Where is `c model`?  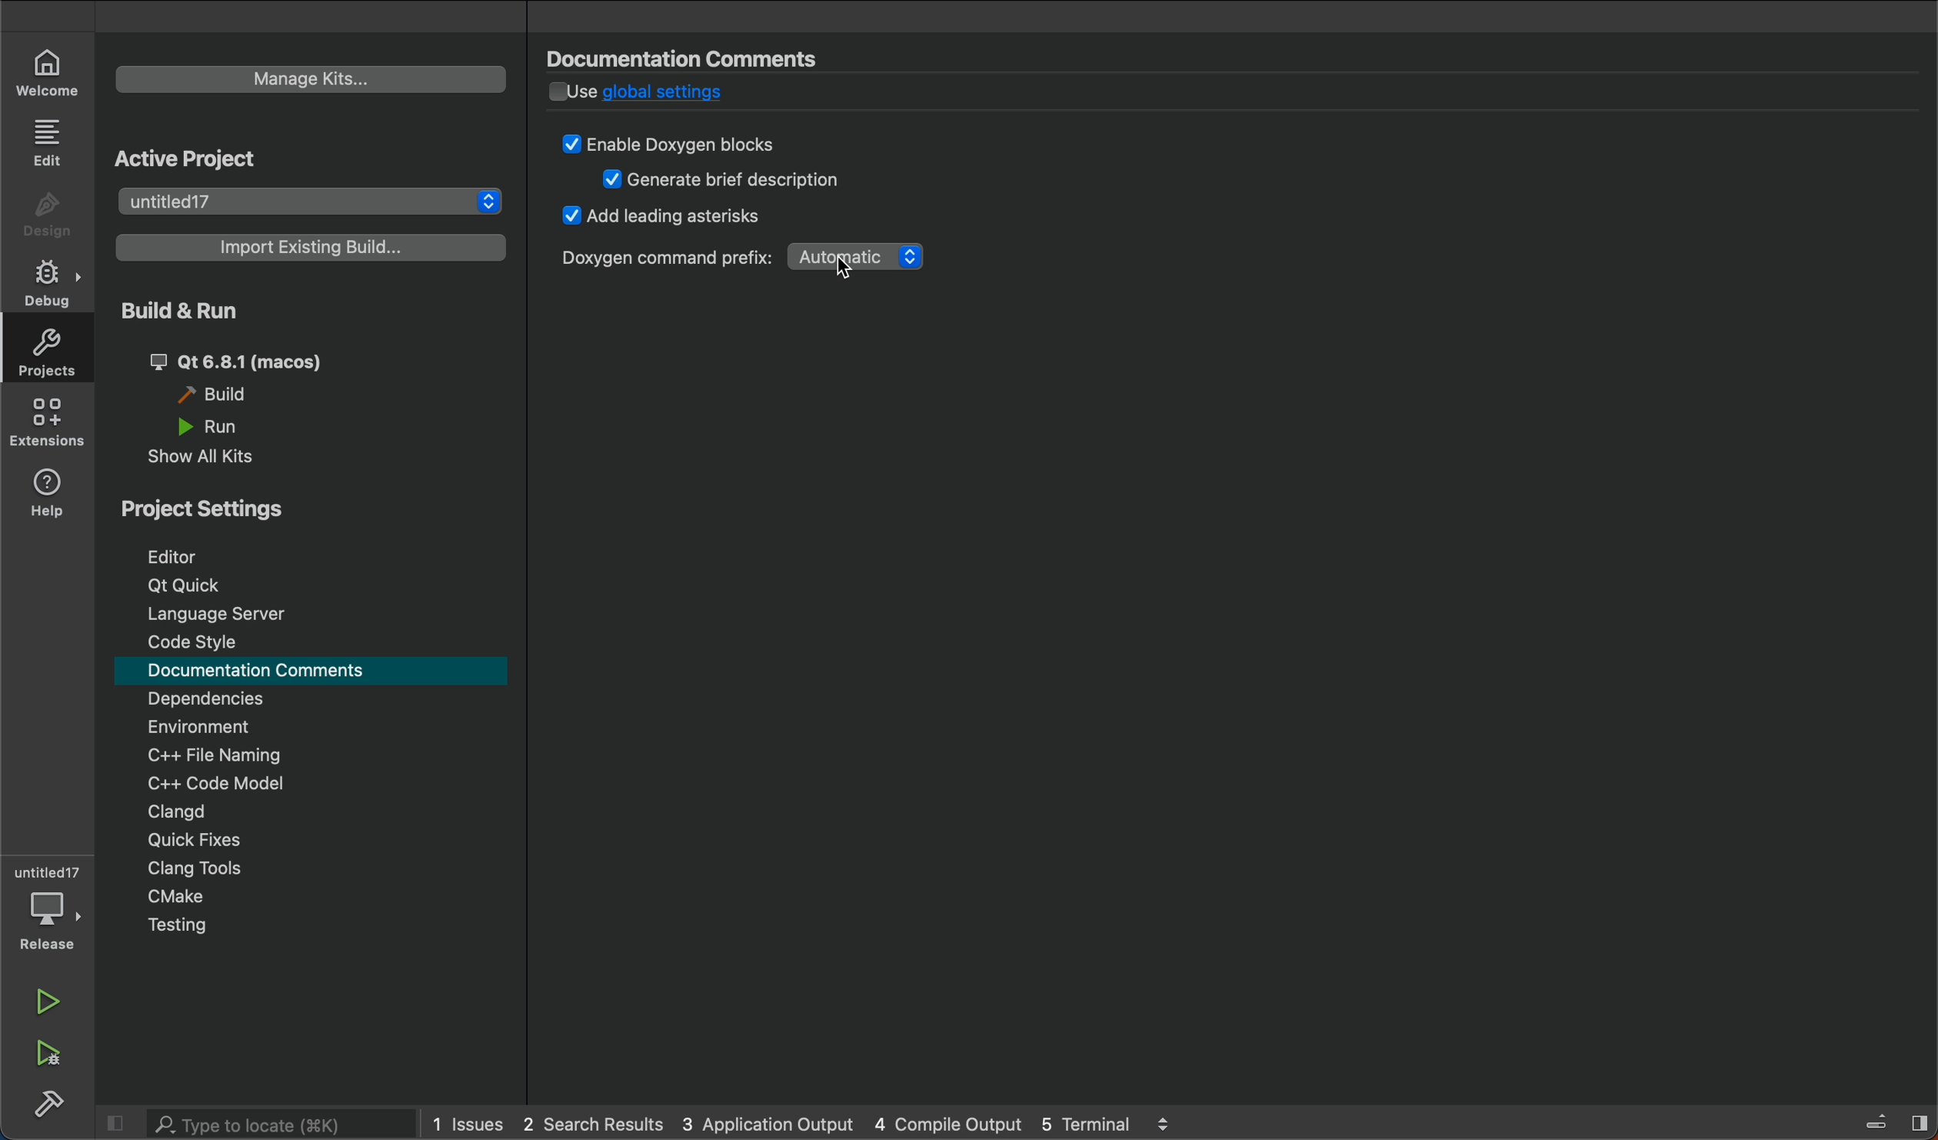
c model is located at coordinates (216, 783).